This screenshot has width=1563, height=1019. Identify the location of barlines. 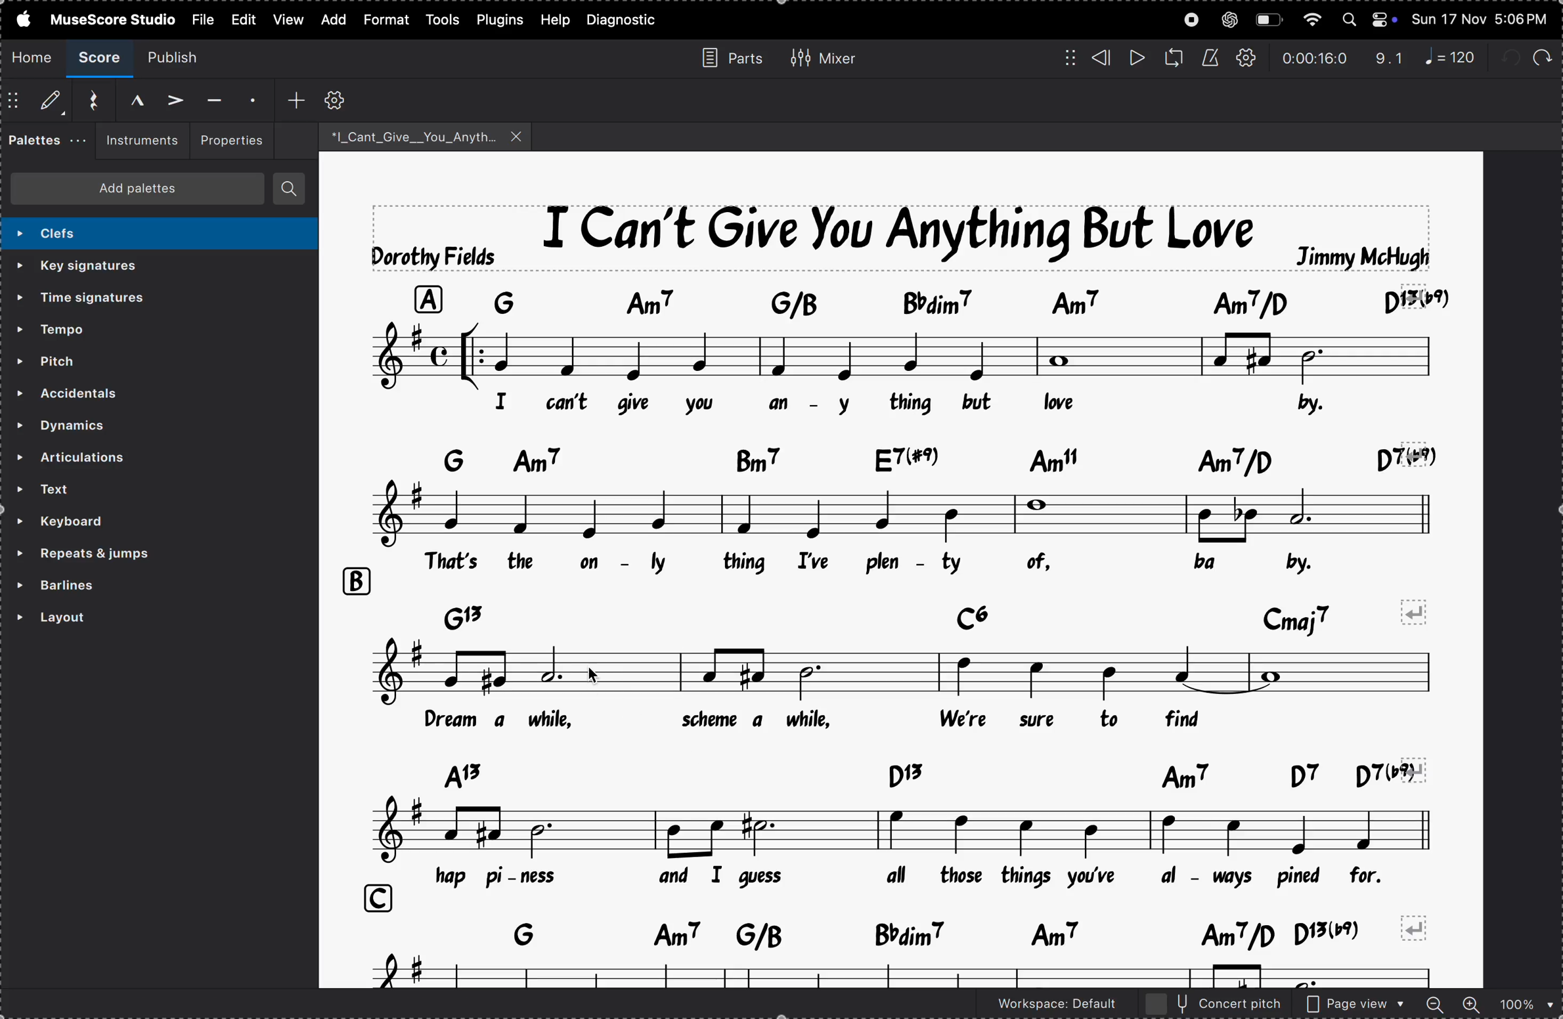
(116, 588).